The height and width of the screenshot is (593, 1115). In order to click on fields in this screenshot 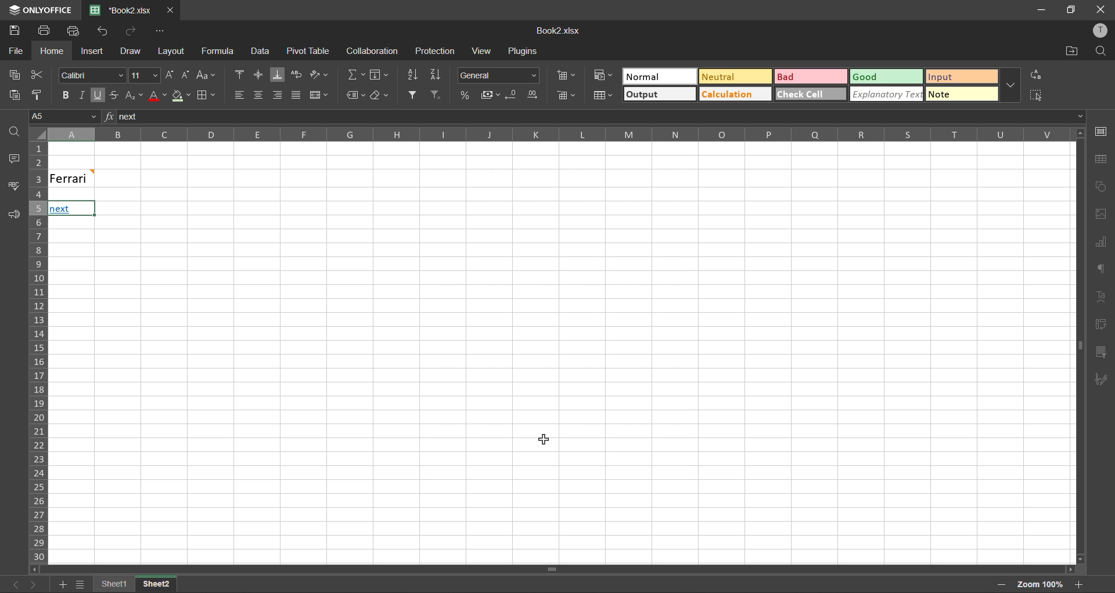, I will do `click(379, 76)`.